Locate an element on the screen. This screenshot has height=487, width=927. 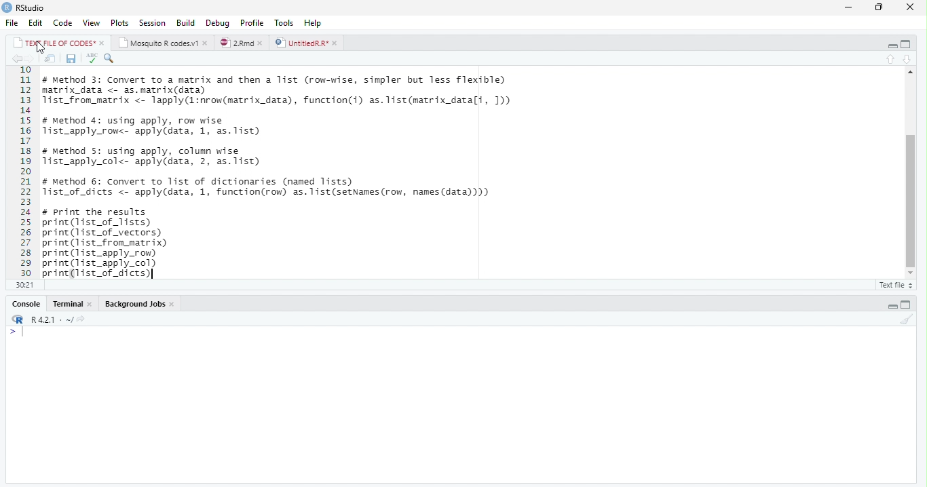
Edit is located at coordinates (37, 22).